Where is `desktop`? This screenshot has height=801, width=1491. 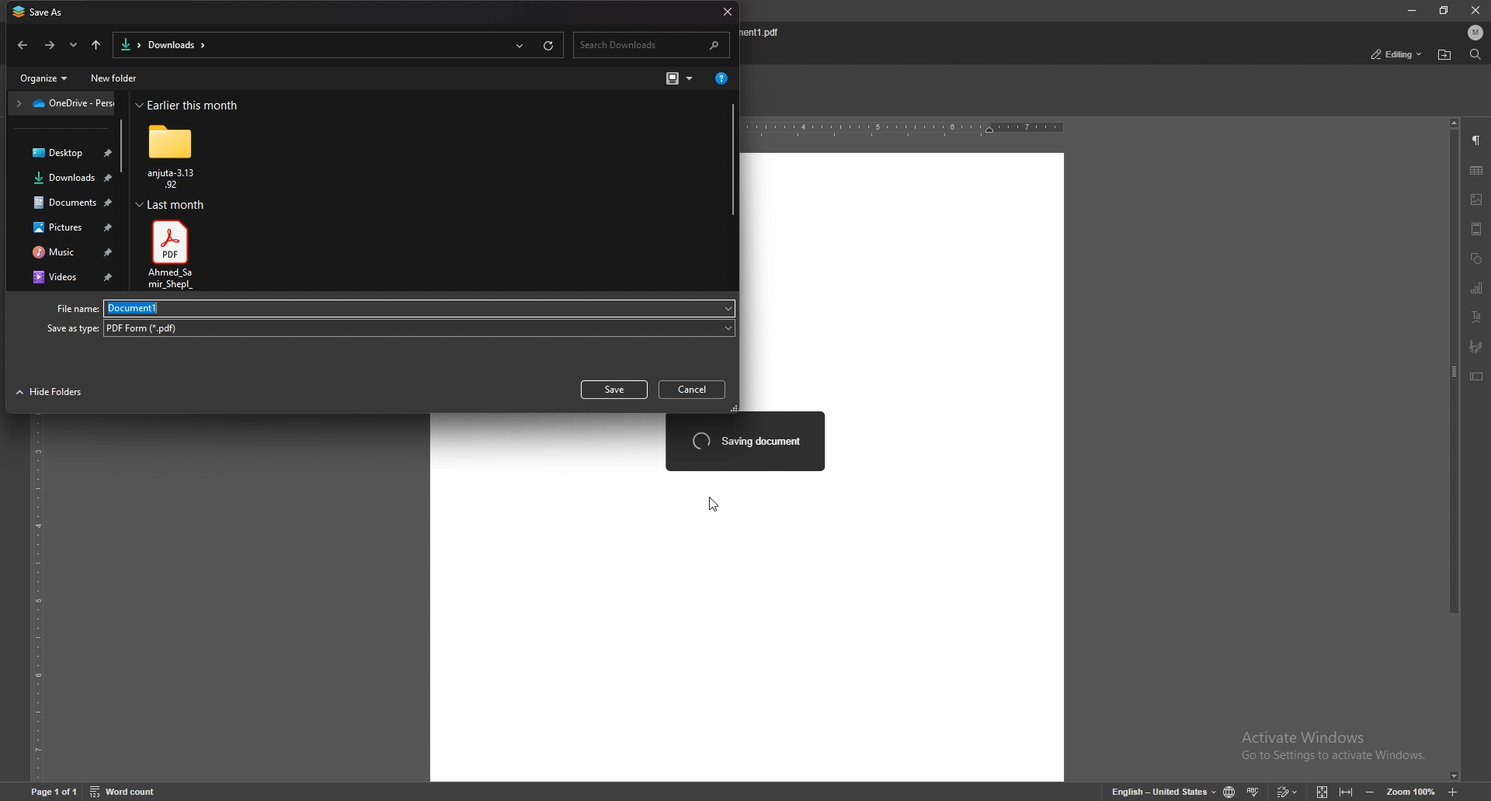 desktop is located at coordinates (63, 154).